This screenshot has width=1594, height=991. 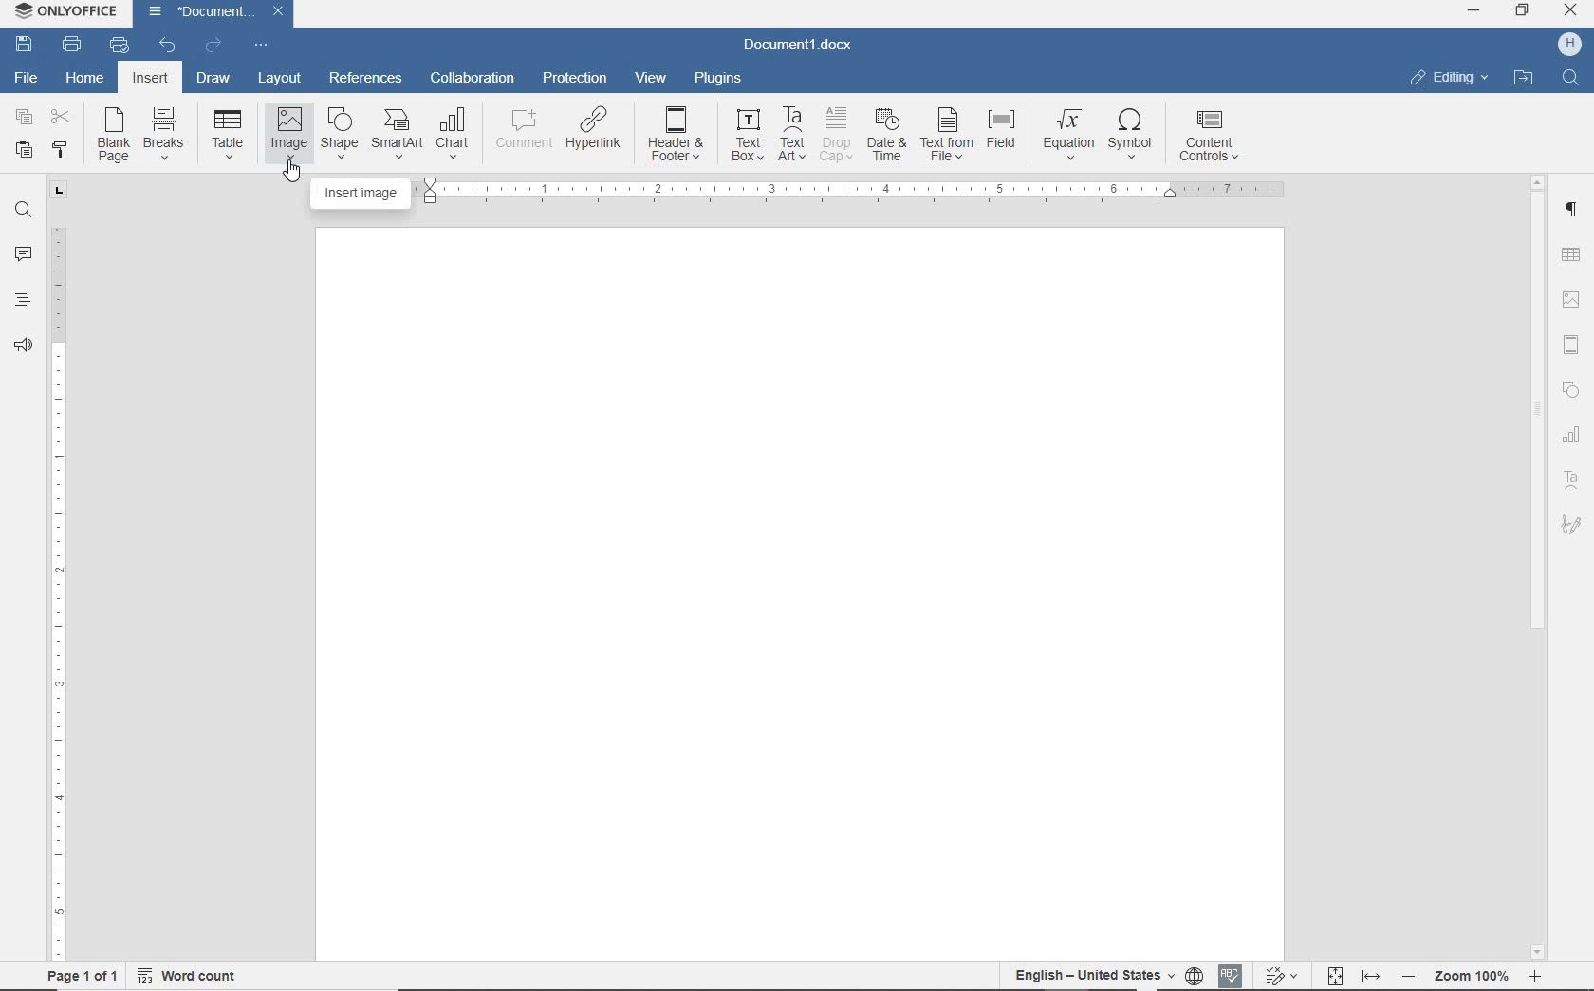 I want to click on feedback & support, so click(x=25, y=344).